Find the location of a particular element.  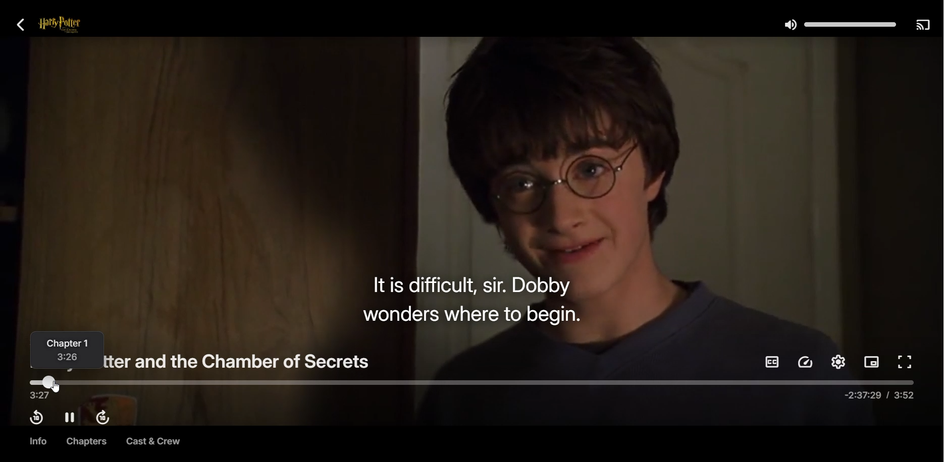

Set Volume is located at coordinates (838, 24).